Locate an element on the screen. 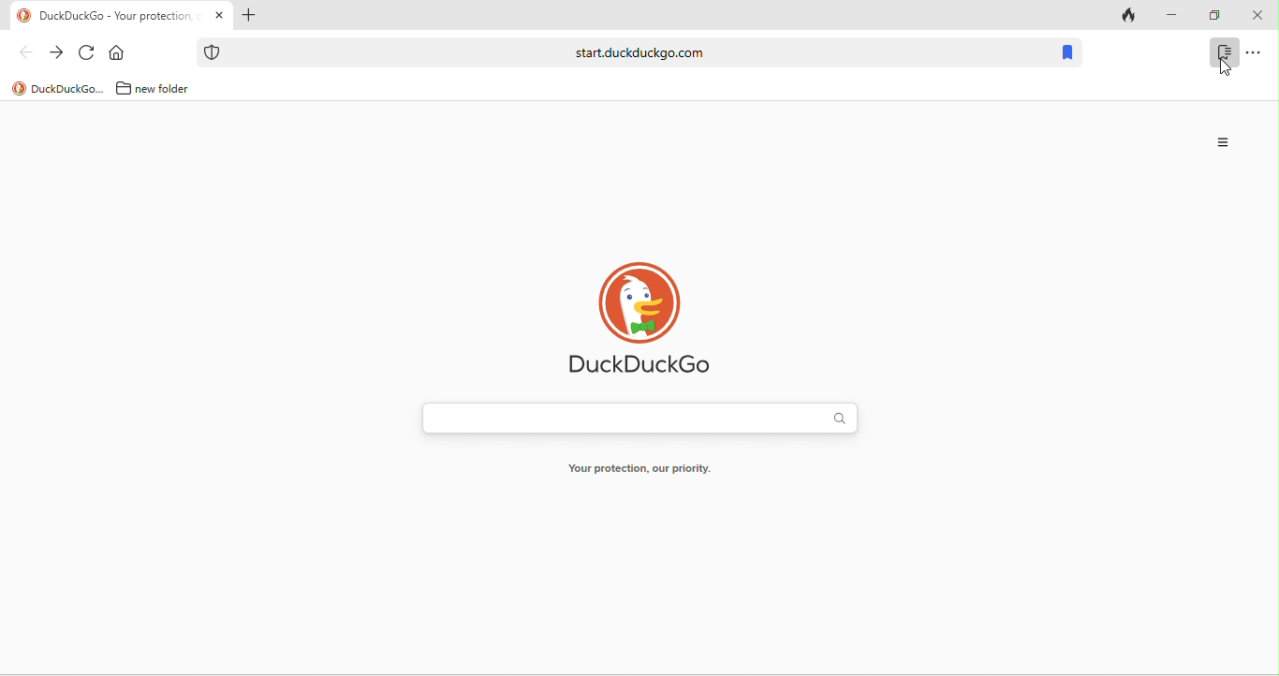 This screenshot has width=1279, height=676. duck duck go logo is located at coordinates (640, 322).